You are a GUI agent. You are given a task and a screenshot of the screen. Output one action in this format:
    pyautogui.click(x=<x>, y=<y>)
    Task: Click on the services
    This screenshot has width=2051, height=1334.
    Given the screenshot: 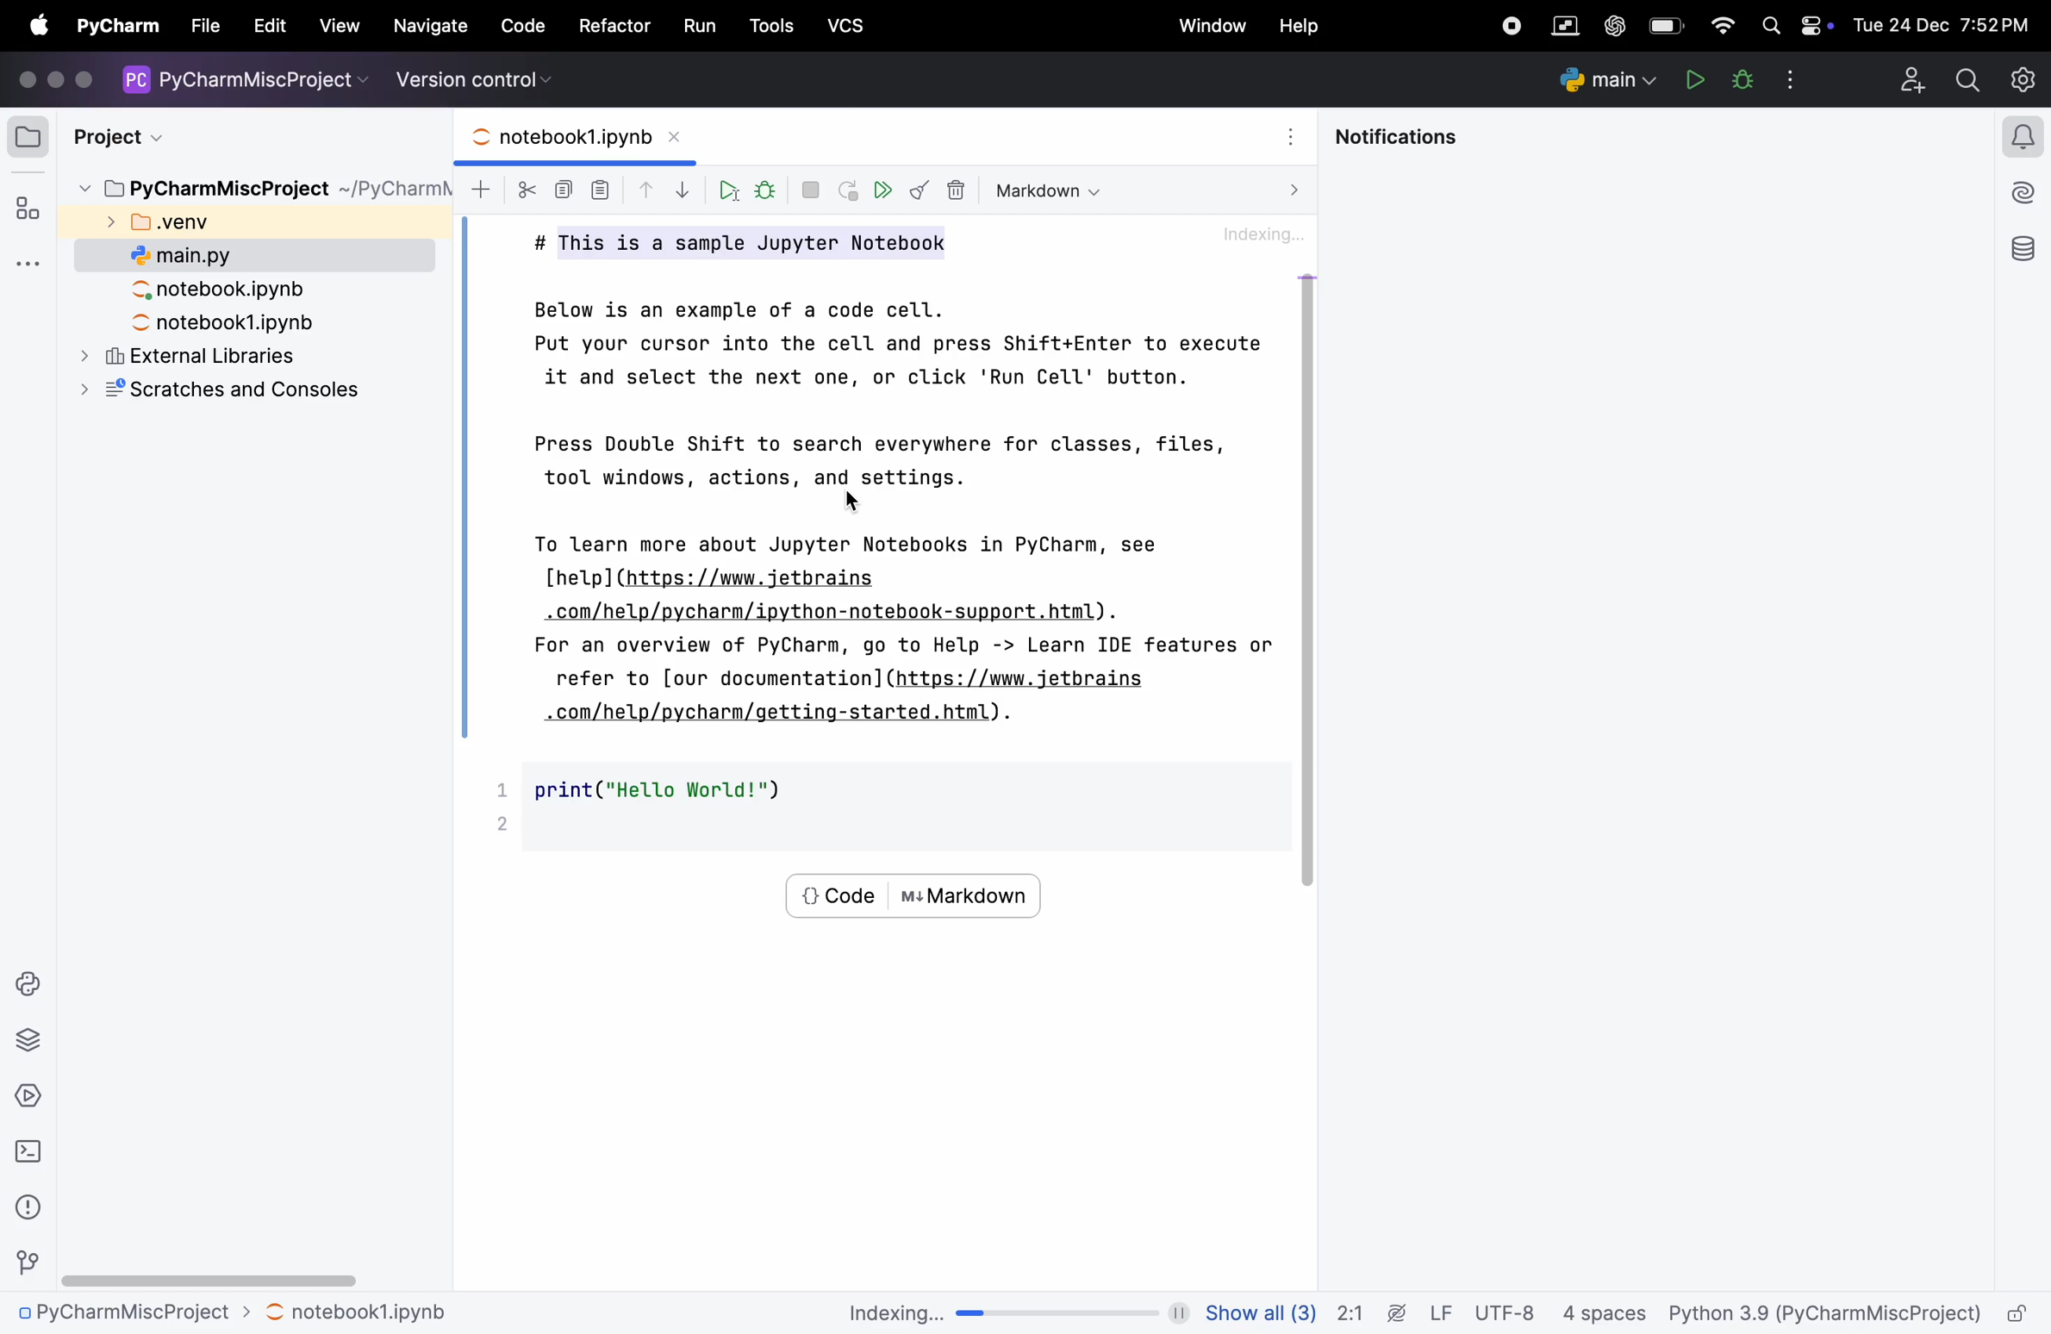 What is the action you would take?
    pyautogui.click(x=33, y=1094)
    